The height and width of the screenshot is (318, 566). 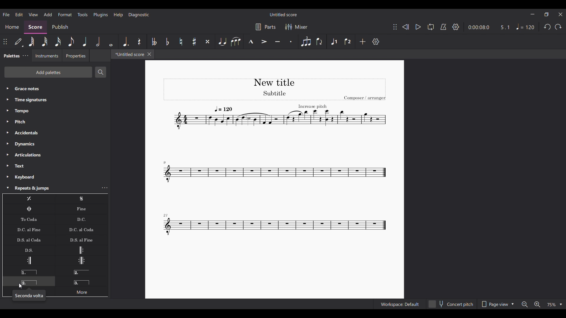 I want to click on Help menu, so click(x=119, y=15).